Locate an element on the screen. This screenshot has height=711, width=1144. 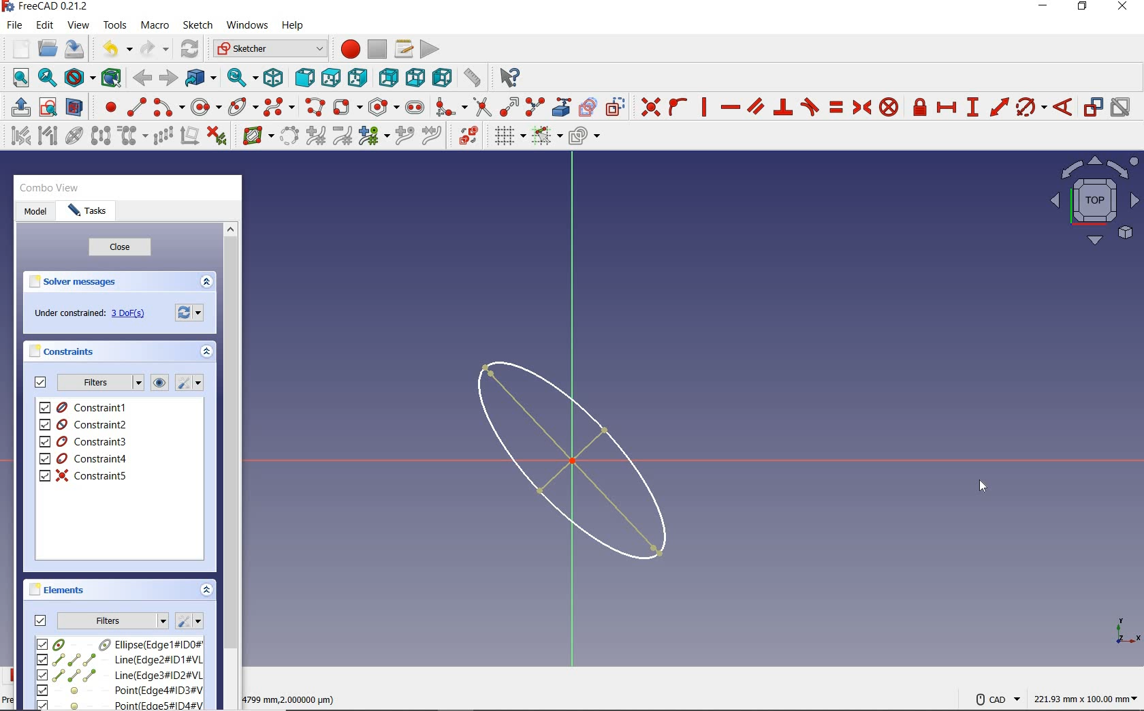
toggle grid is located at coordinates (508, 136).